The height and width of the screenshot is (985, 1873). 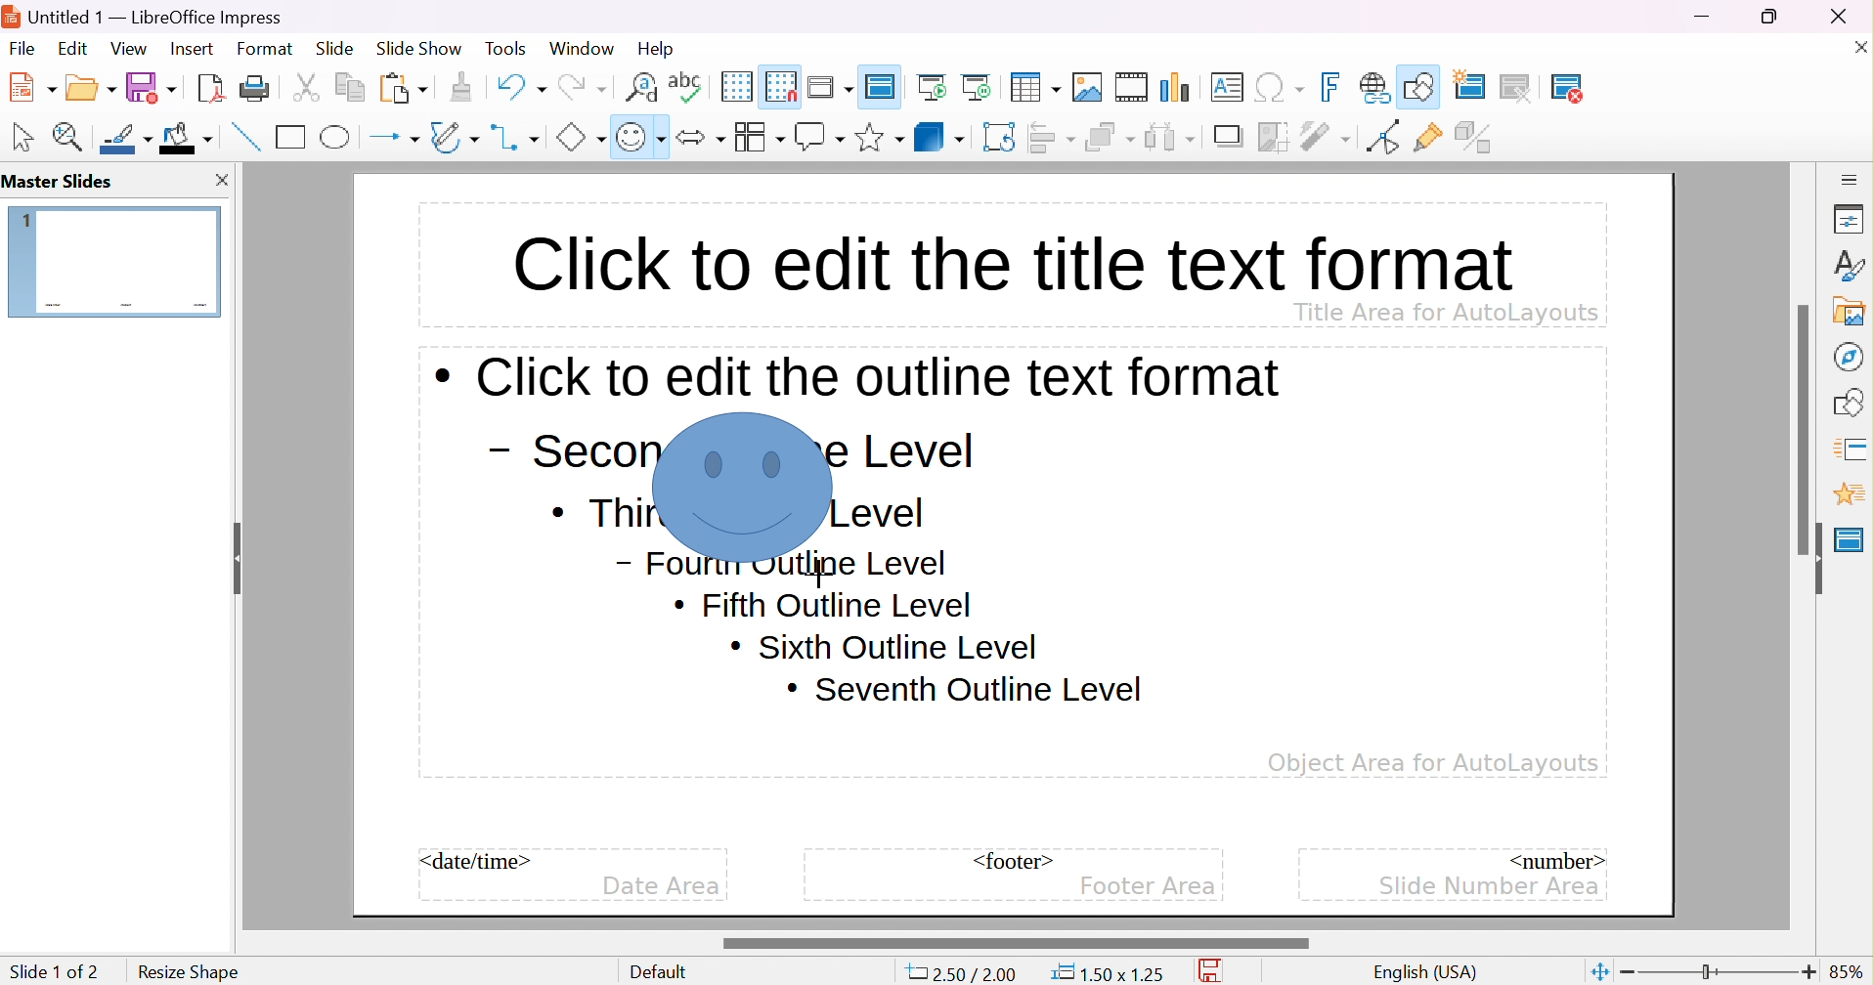 I want to click on filter, so click(x=1328, y=136).